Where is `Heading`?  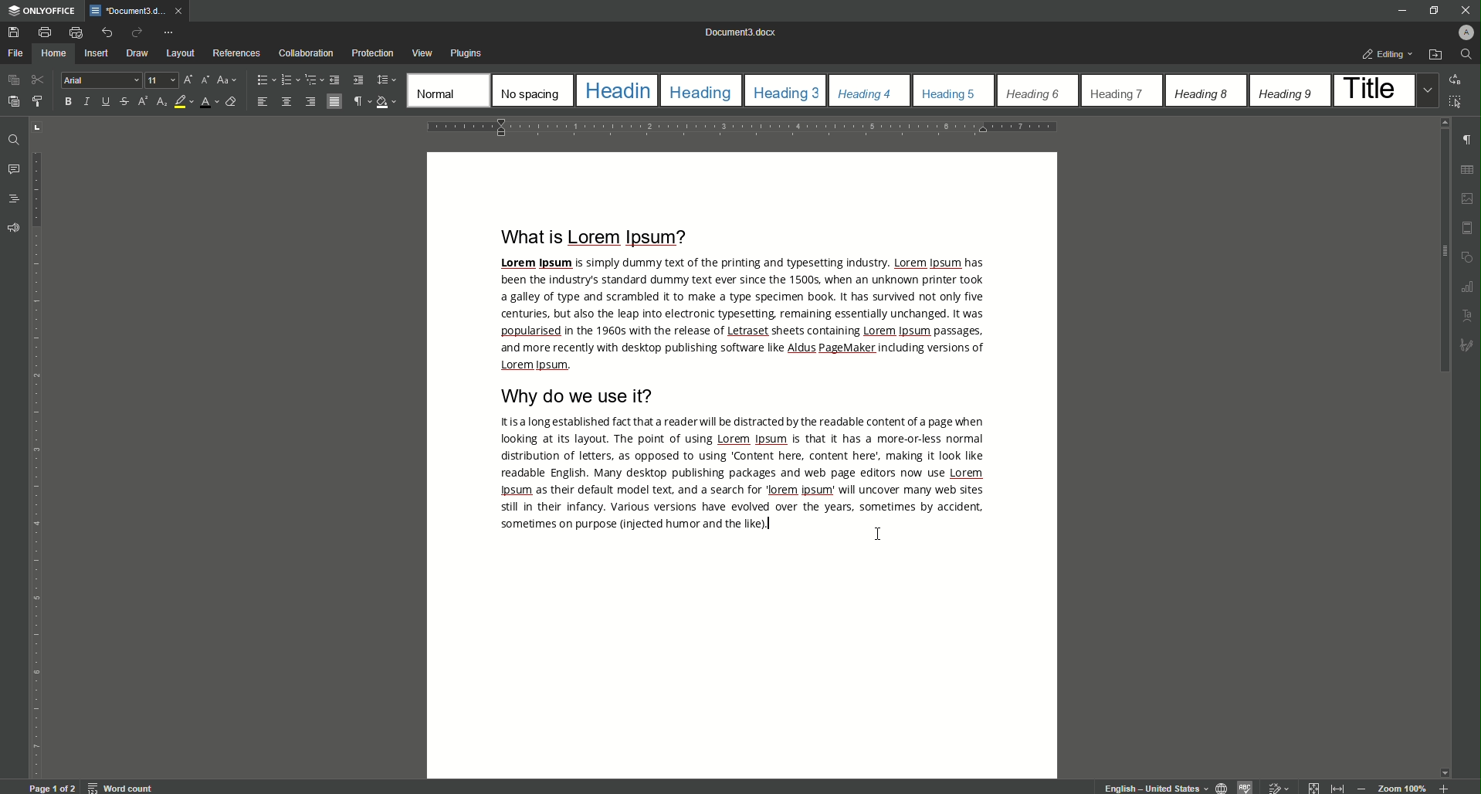
Heading is located at coordinates (700, 91).